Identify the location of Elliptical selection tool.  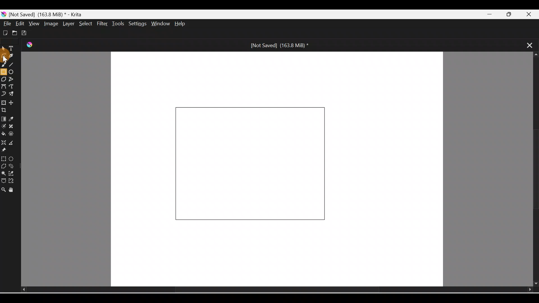
(12, 158).